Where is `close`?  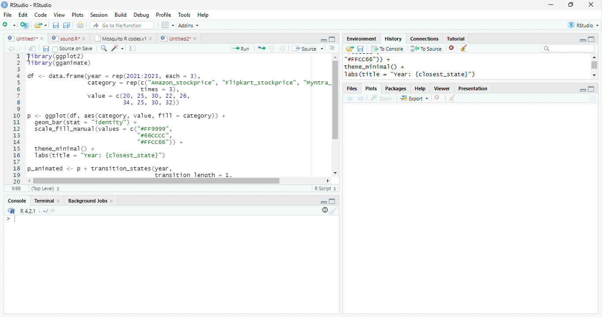
close is located at coordinates (591, 4).